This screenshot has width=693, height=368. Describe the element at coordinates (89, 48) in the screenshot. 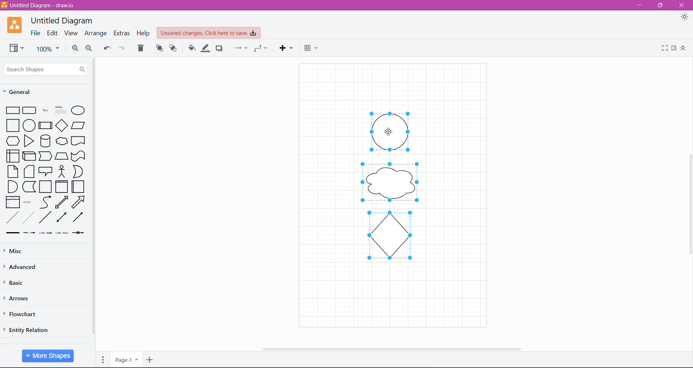

I see `Zoom Out` at that location.